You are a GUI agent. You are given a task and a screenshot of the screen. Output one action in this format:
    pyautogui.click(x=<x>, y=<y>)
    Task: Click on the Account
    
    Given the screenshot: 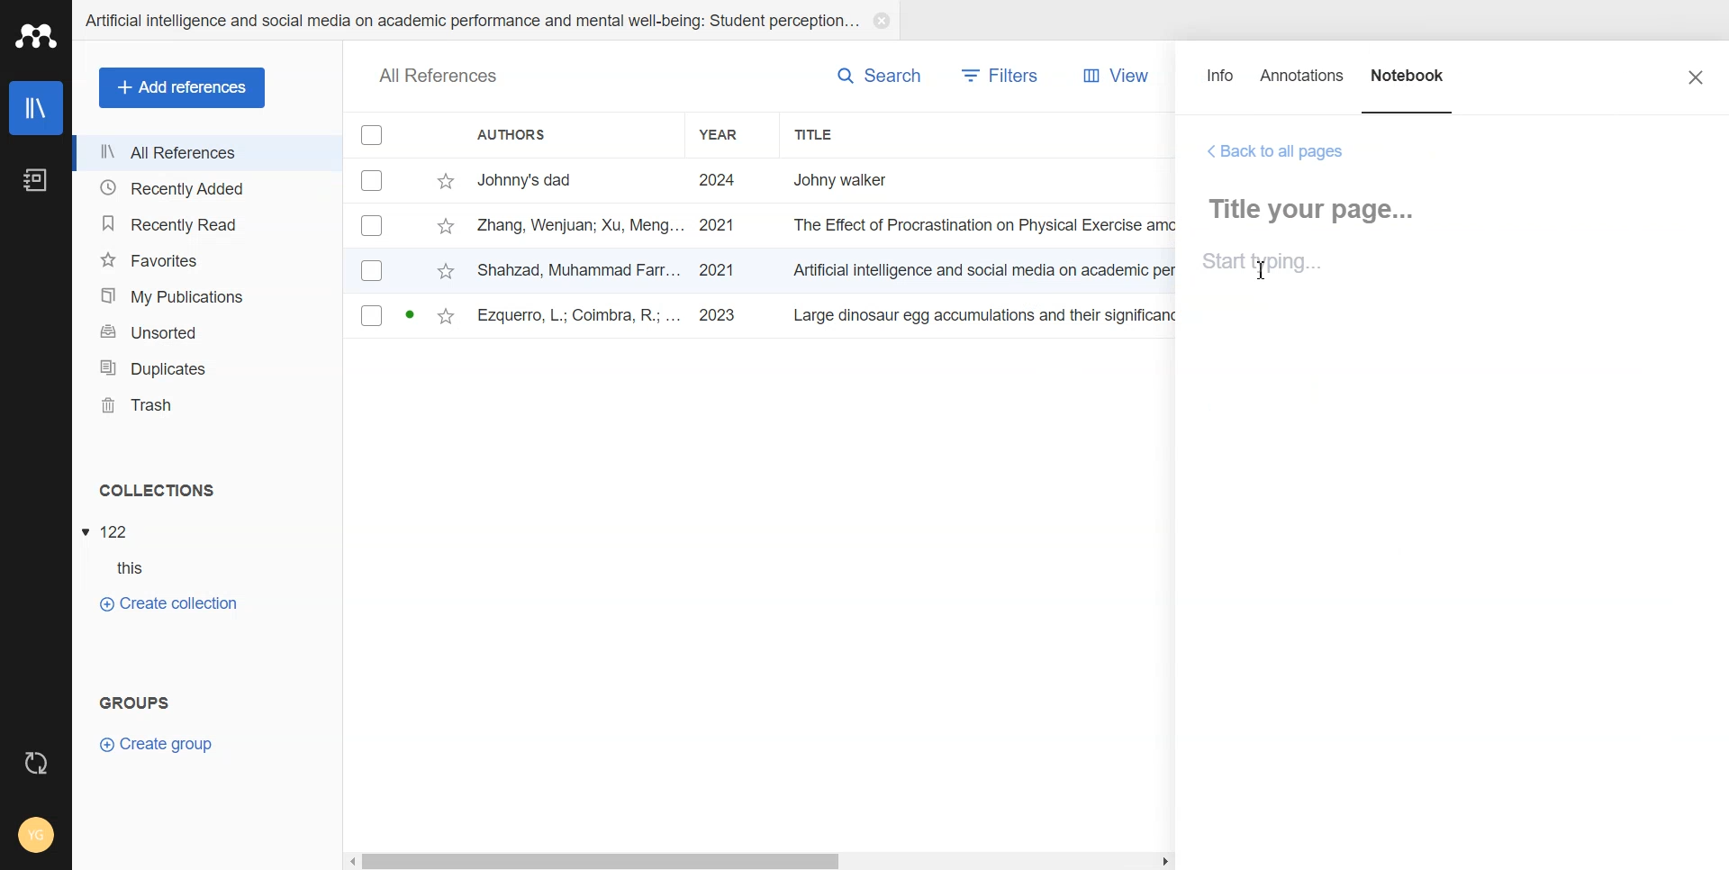 What is the action you would take?
    pyautogui.click(x=36, y=837)
    